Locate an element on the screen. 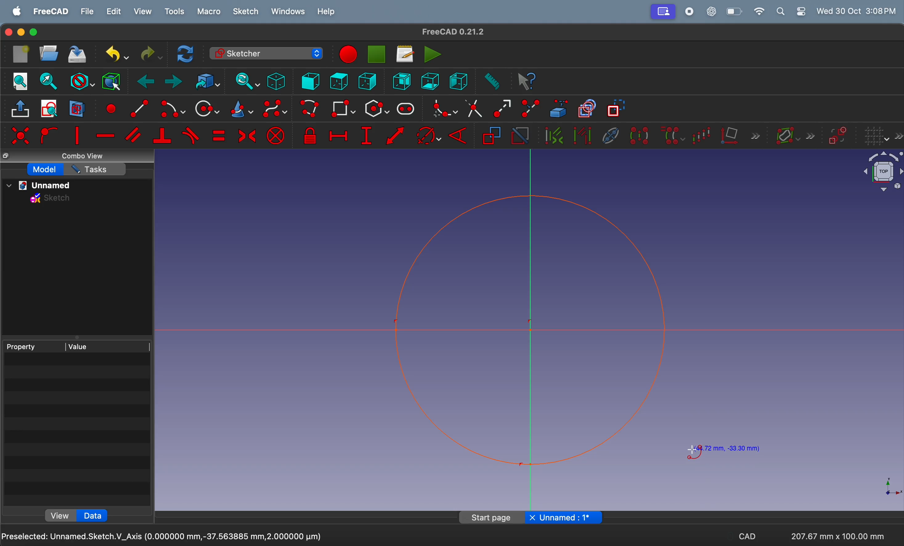 This screenshot has height=546, width=904. search is located at coordinates (780, 11).